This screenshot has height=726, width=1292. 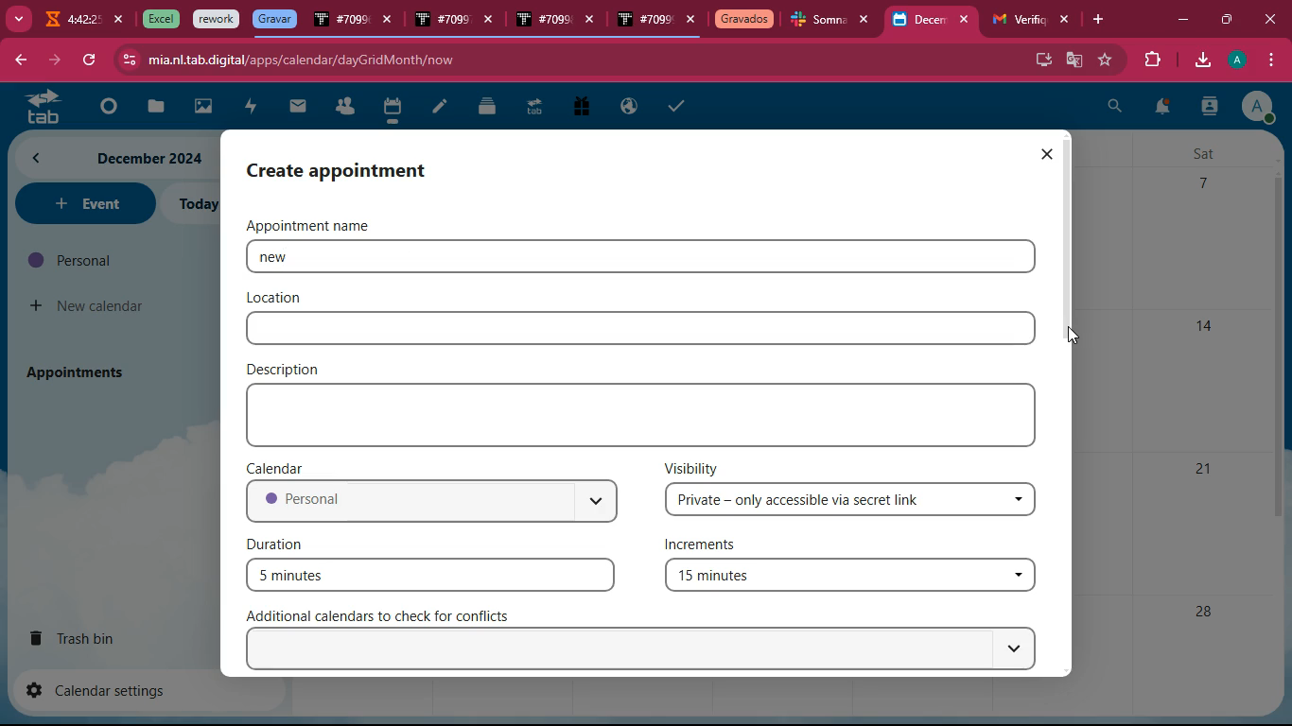 What do you see at coordinates (644, 22) in the screenshot?
I see `tab` at bounding box center [644, 22].